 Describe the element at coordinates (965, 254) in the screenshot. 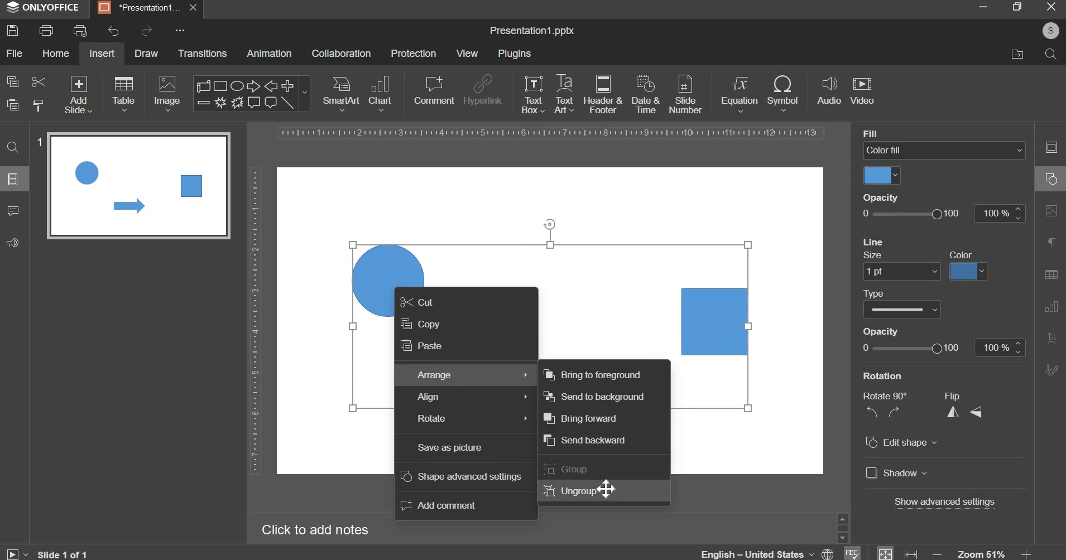

I see `color` at that location.